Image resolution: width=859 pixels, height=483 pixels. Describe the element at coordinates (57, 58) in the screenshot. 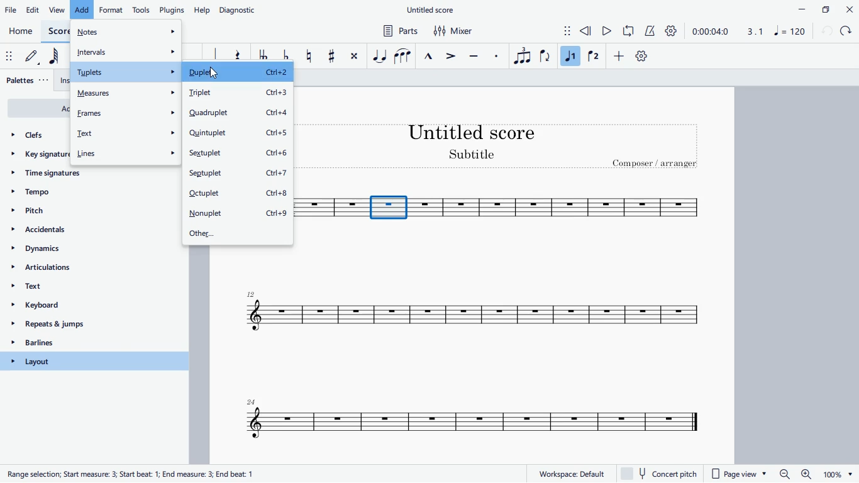

I see `64th note` at that location.